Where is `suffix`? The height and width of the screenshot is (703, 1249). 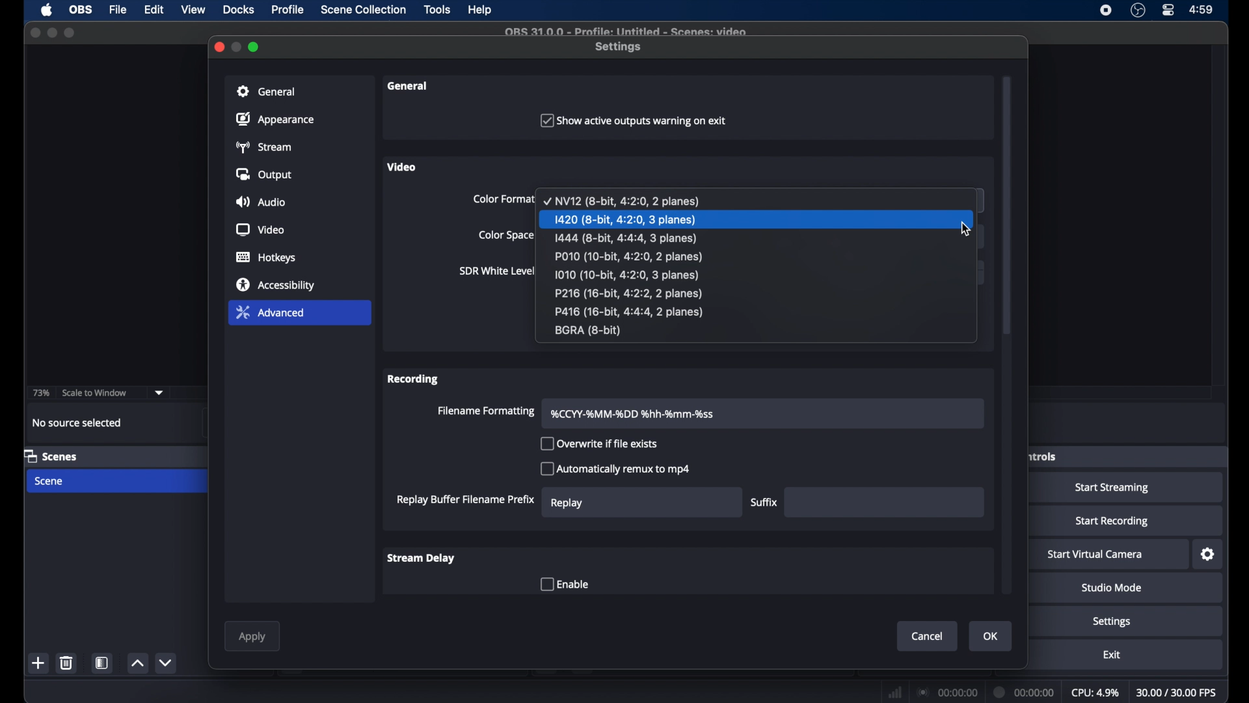
suffix is located at coordinates (764, 503).